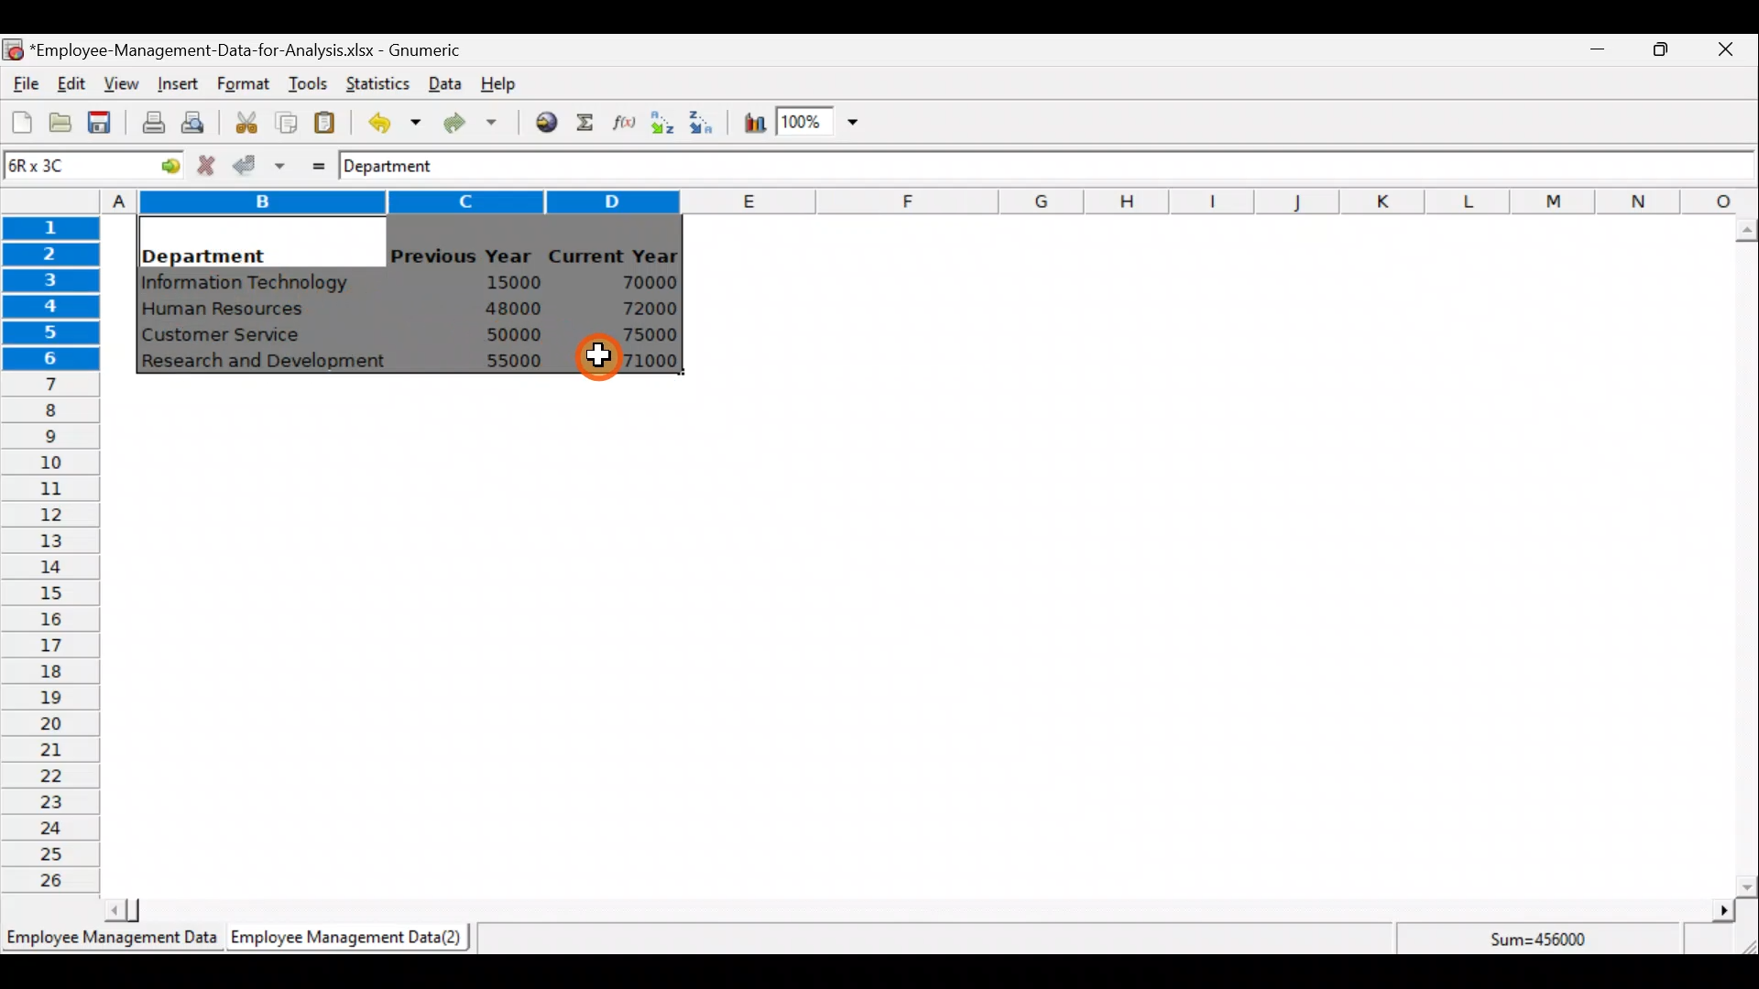 The height and width of the screenshot is (989, 1759). I want to click on Maximize, so click(1661, 49).